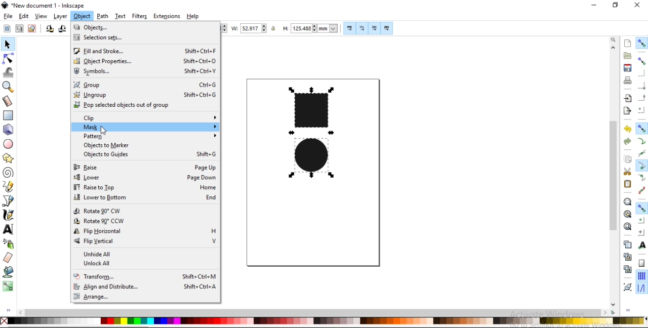 The image size is (648, 328). What do you see at coordinates (627, 202) in the screenshot?
I see `zoom to fit selection` at bounding box center [627, 202].